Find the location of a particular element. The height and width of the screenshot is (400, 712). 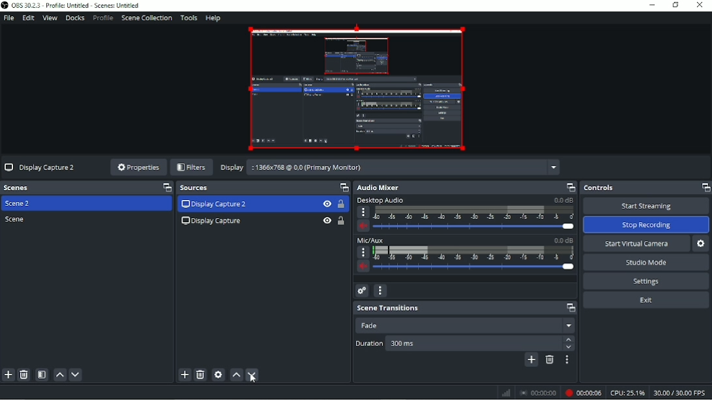

Sources is located at coordinates (263, 188).